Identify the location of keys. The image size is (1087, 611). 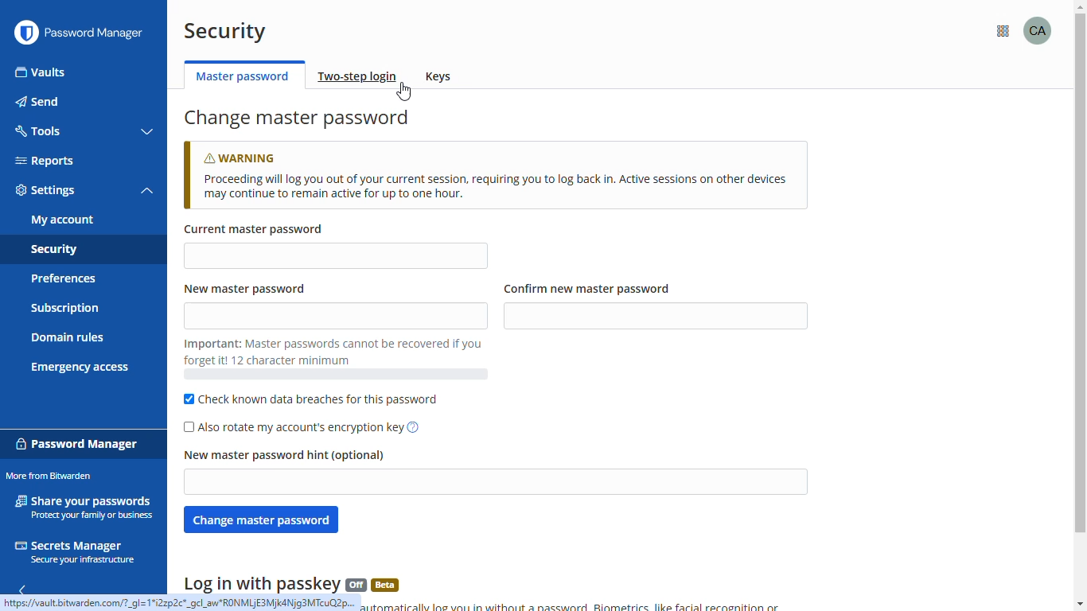
(443, 77).